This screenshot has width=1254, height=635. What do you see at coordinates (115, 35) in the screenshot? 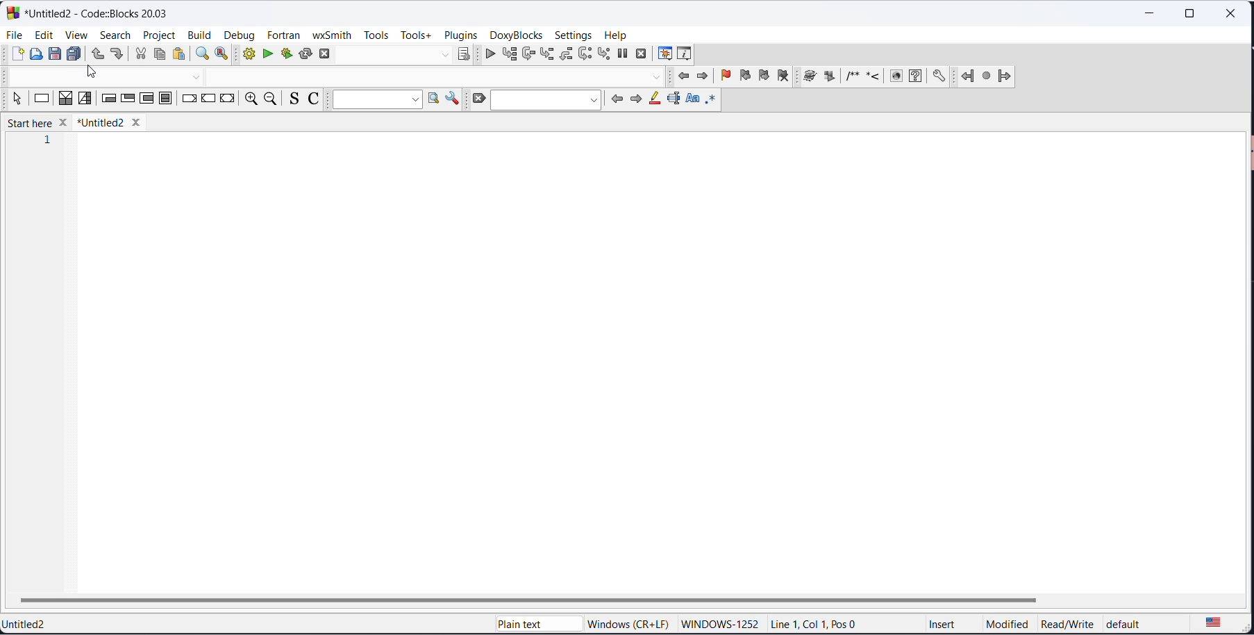
I see `Search` at bounding box center [115, 35].